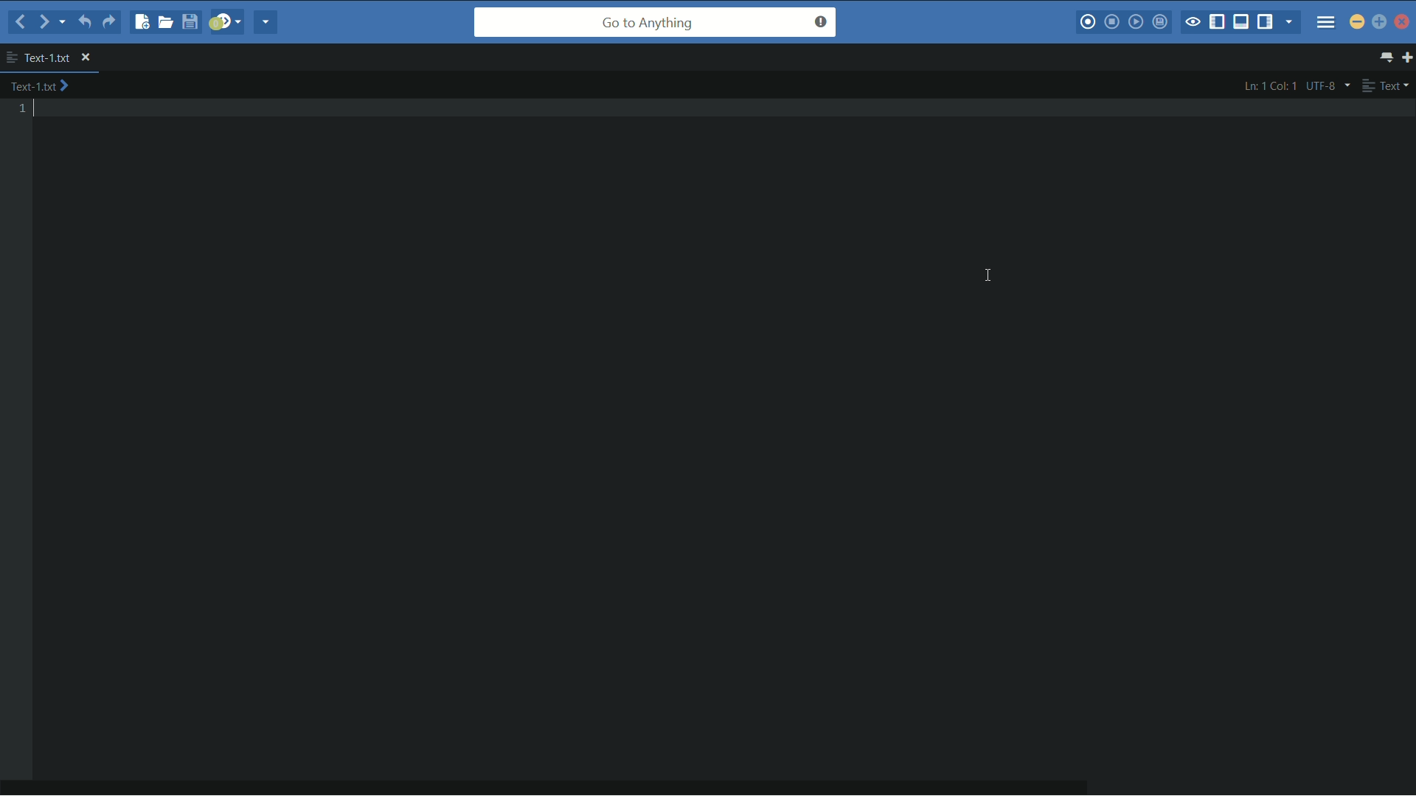 The height and width of the screenshot is (796, 1416). Describe the element at coordinates (15, 109) in the screenshot. I see `line number` at that location.